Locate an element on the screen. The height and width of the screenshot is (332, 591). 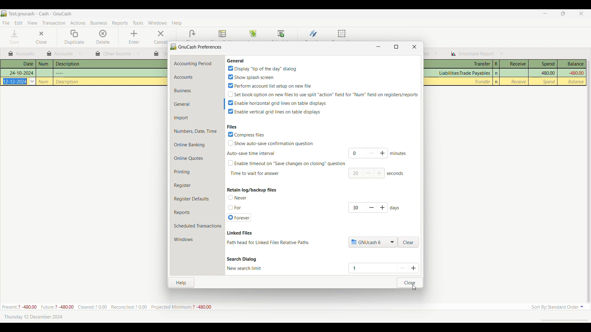
Toggle options under current section is located at coordinates (240, 197).